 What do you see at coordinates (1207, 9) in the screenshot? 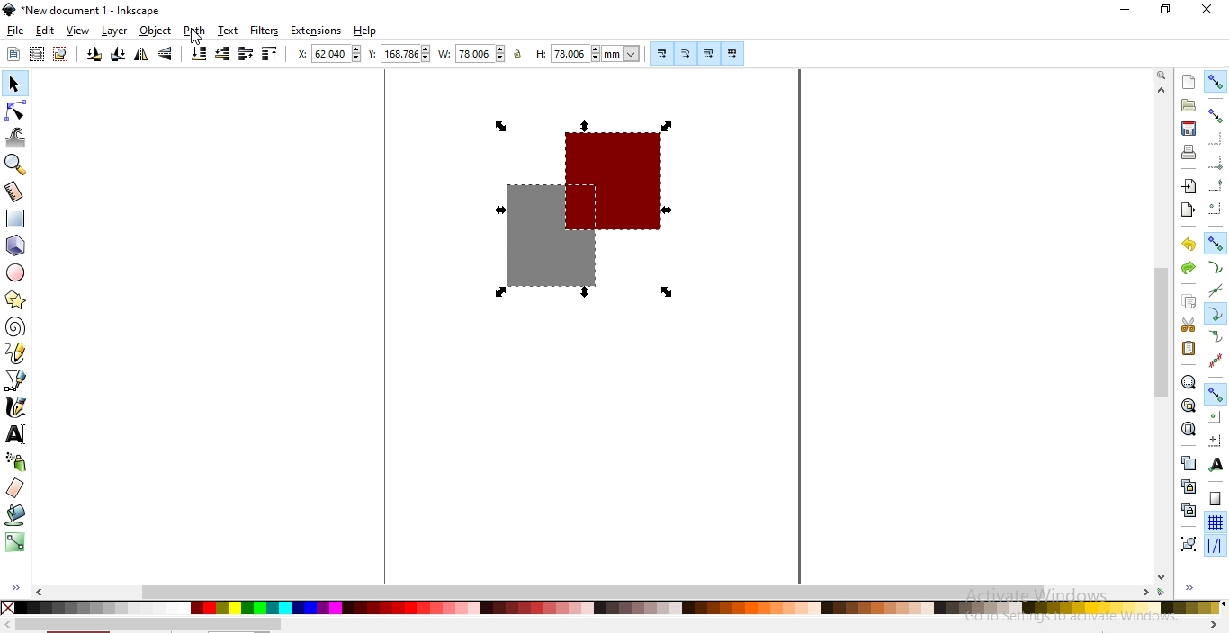
I see `close` at bounding box center [1207, 9].